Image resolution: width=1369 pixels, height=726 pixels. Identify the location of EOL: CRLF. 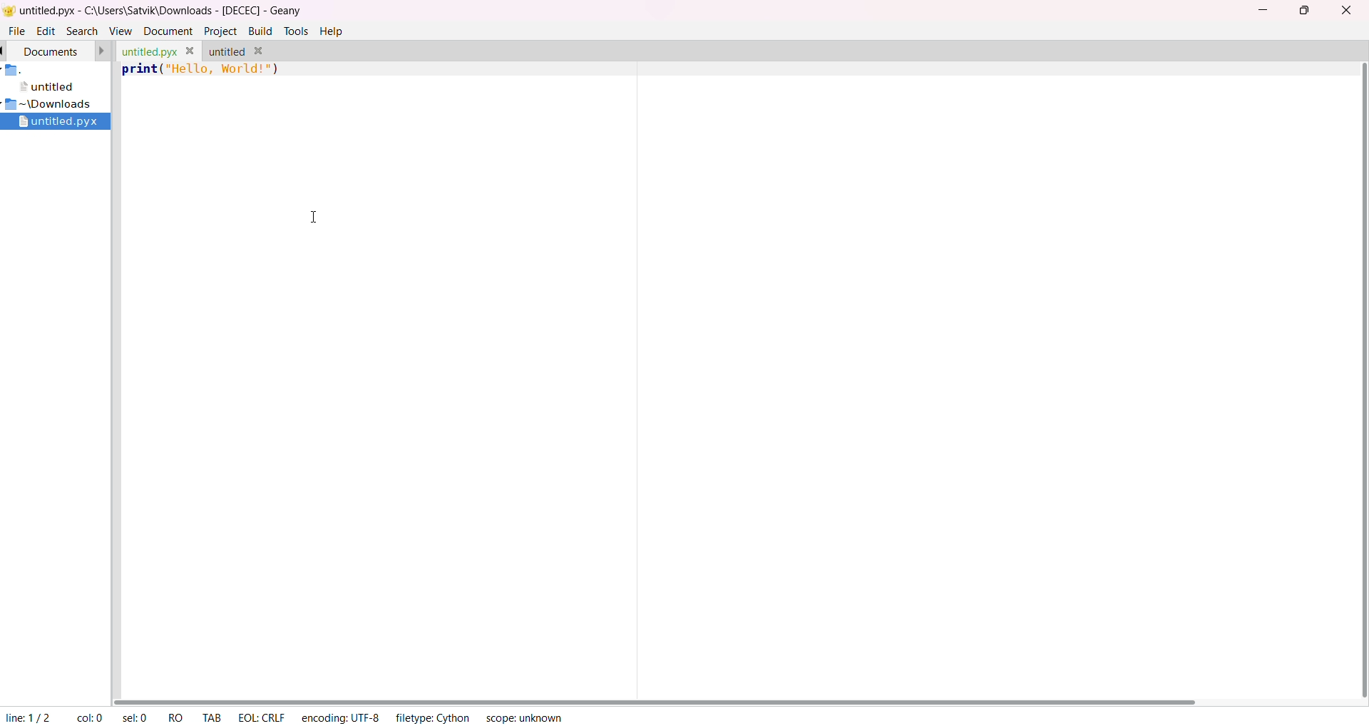
(260, 716).